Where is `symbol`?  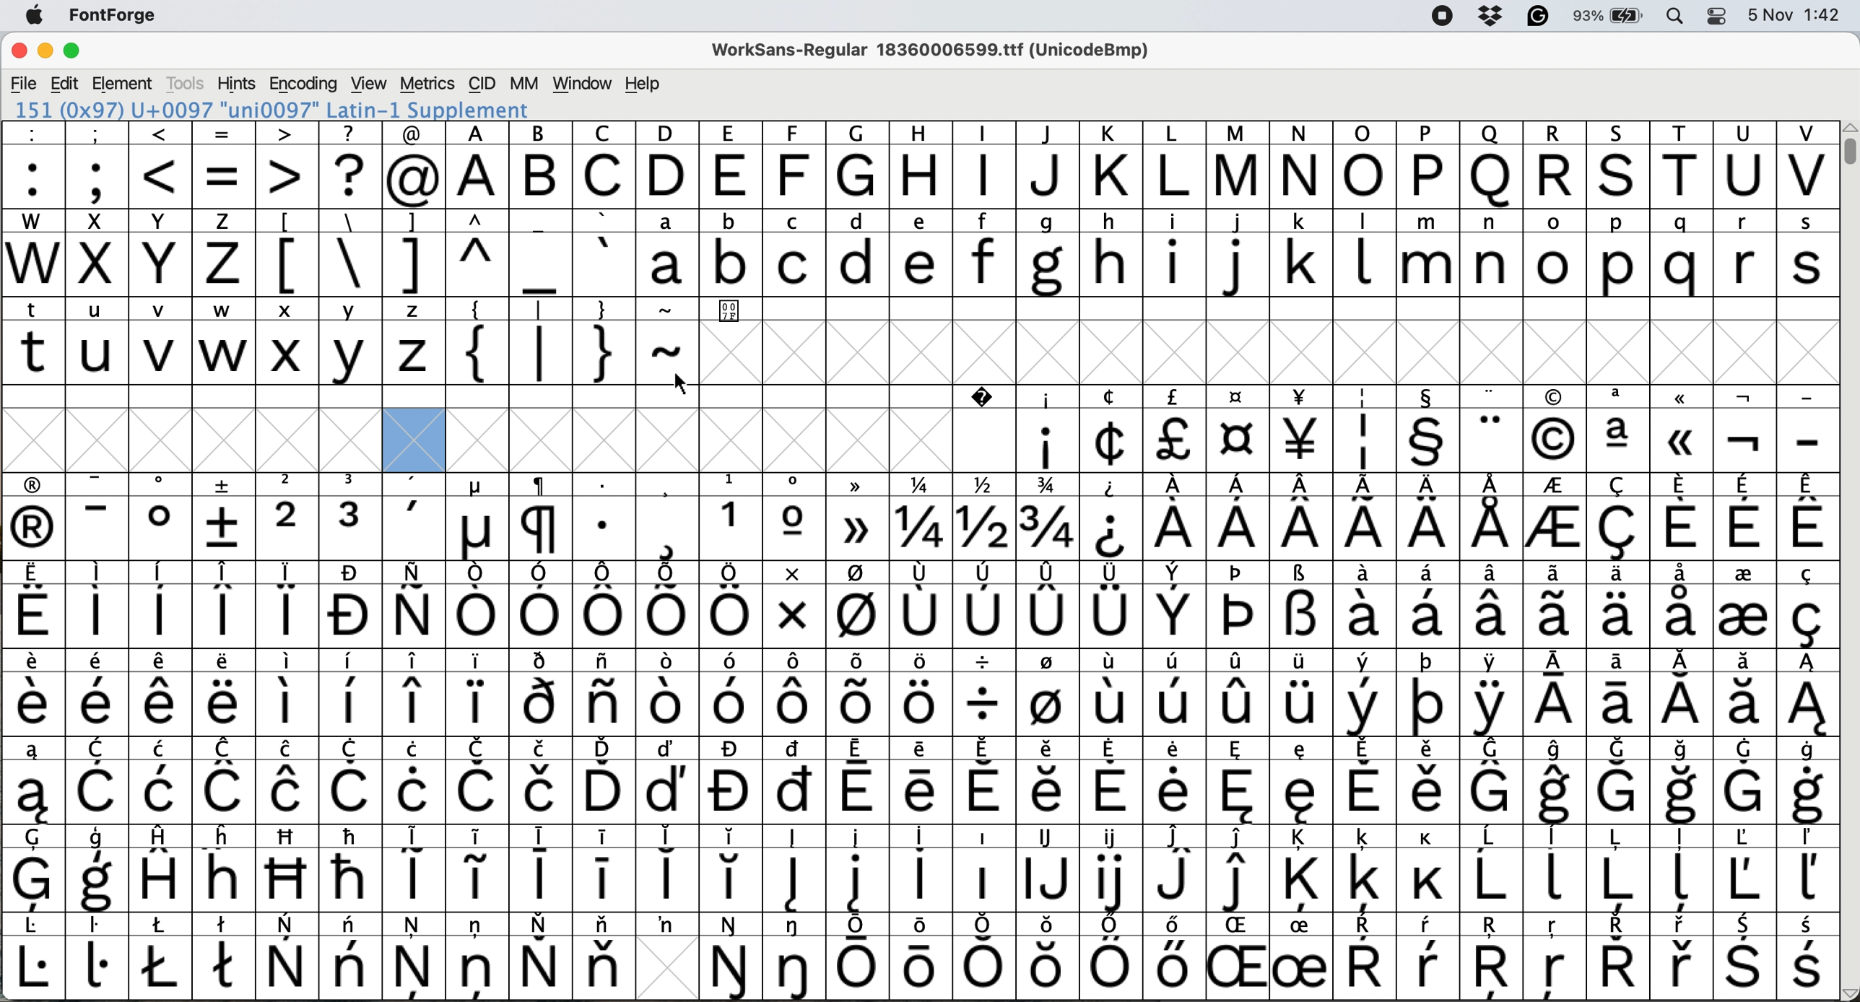
symbol is located at coordinates (1685, 870).